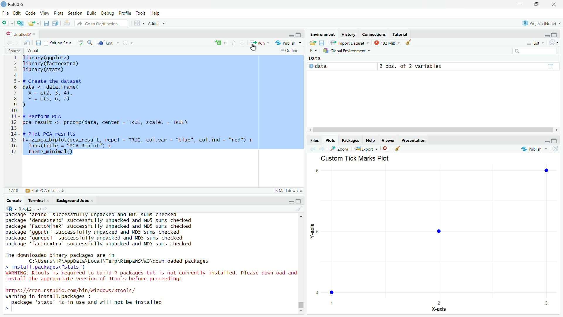  What do you see at coordinates (540, 23) in the screenshot?
I see `selected project: None` at bounding box center [540, 23].